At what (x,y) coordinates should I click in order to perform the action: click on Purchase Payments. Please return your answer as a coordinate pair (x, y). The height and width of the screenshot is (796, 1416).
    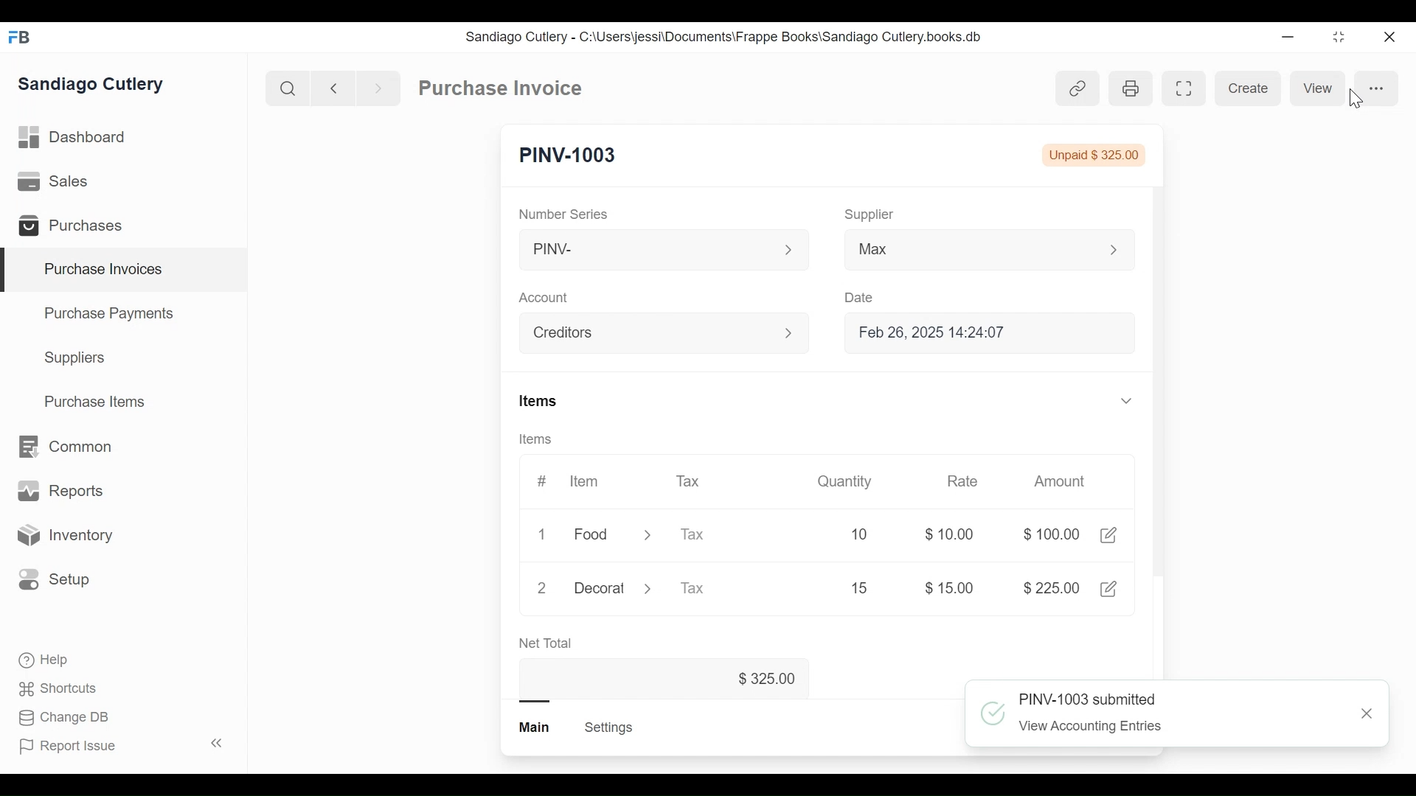
    Looking at the image, I should click on (111, 315).